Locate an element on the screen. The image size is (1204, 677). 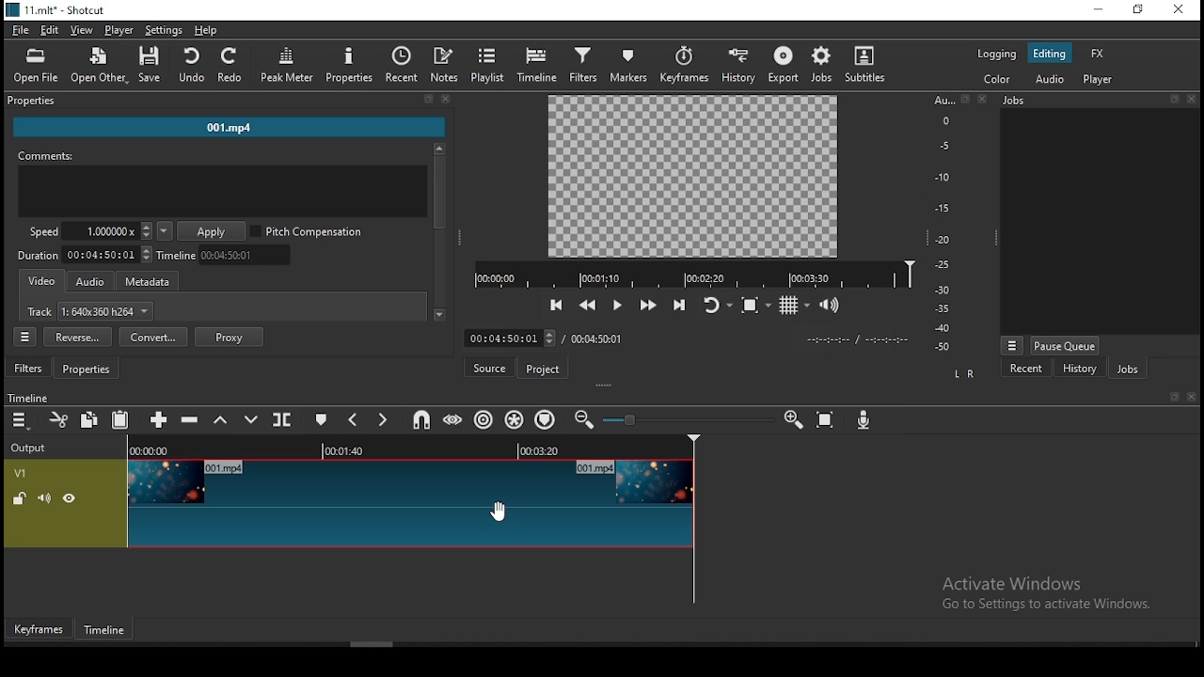
recent is located at coordinates (401, 63).